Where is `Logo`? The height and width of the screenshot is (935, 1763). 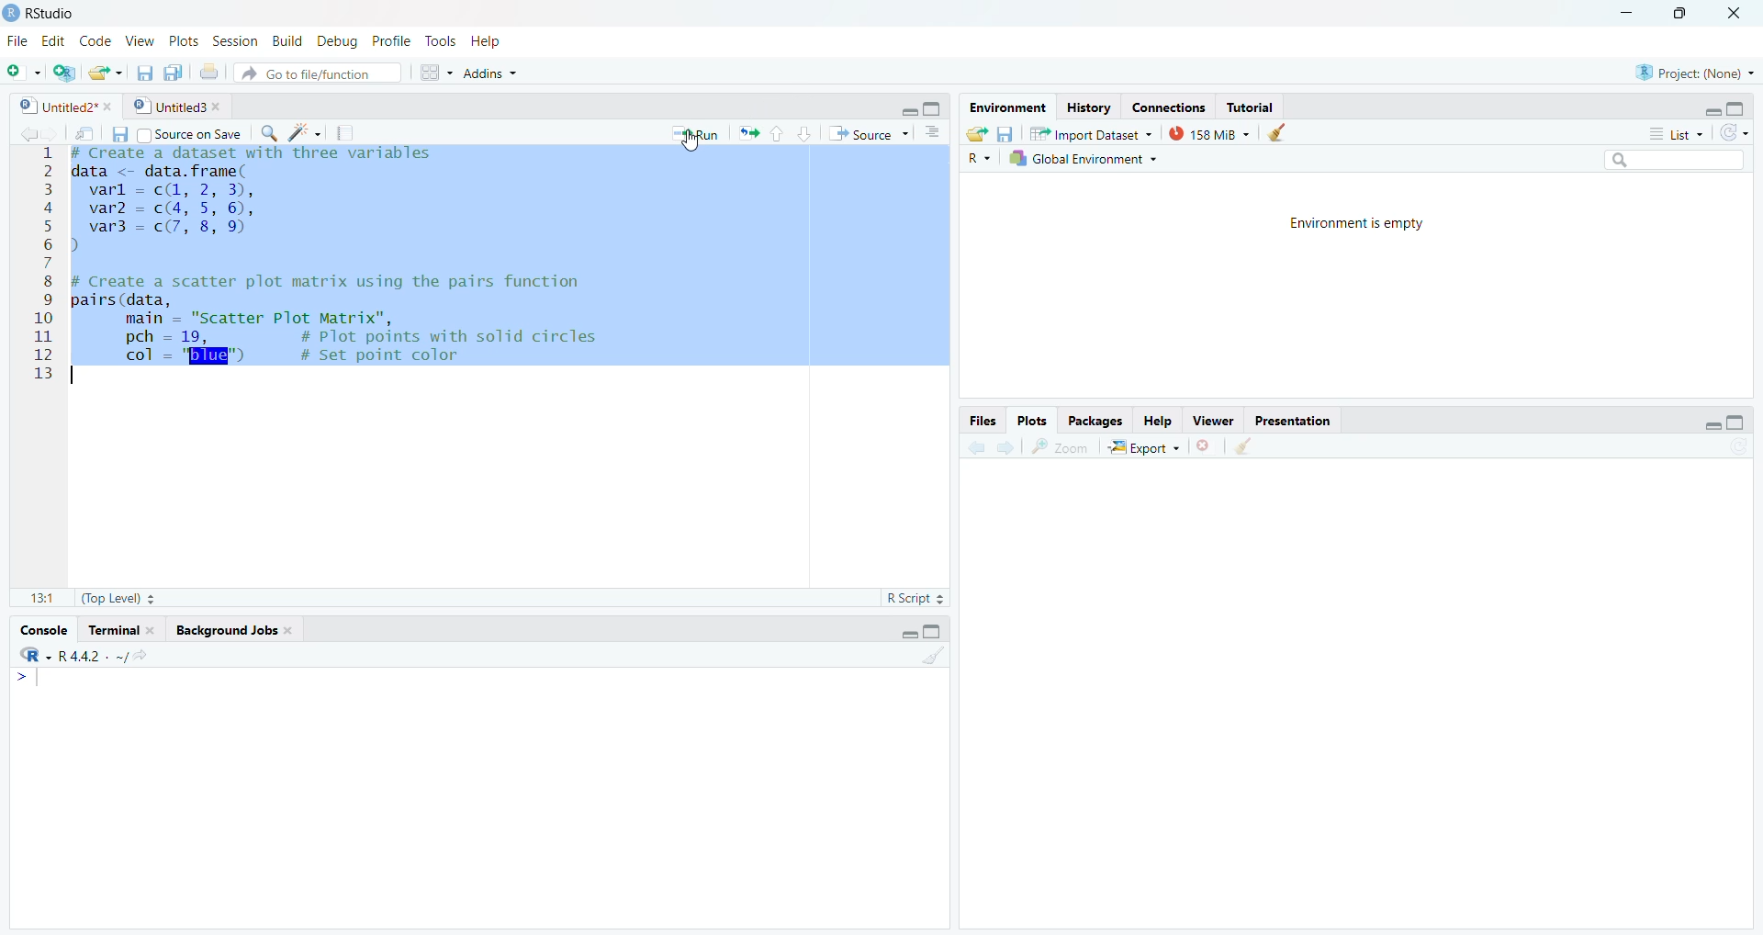 Logo is located at coordinates (11, 11).